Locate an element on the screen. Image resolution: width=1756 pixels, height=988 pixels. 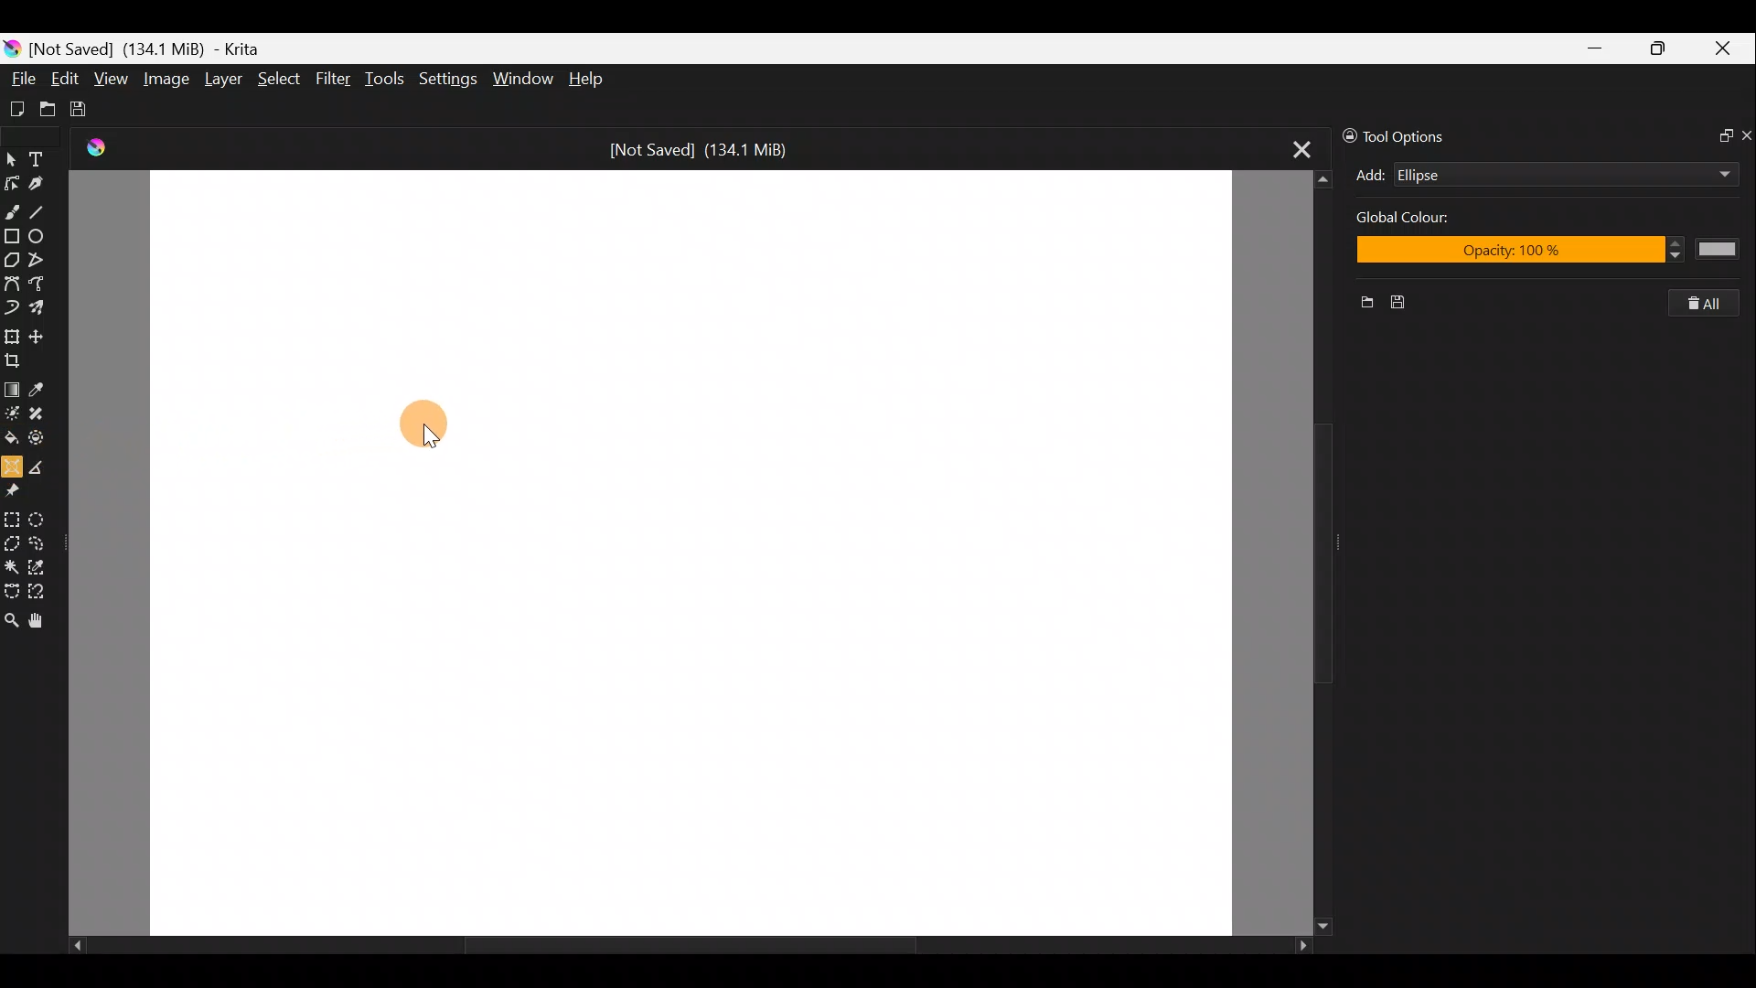
Open existing document is located at coordinates (45, 107).